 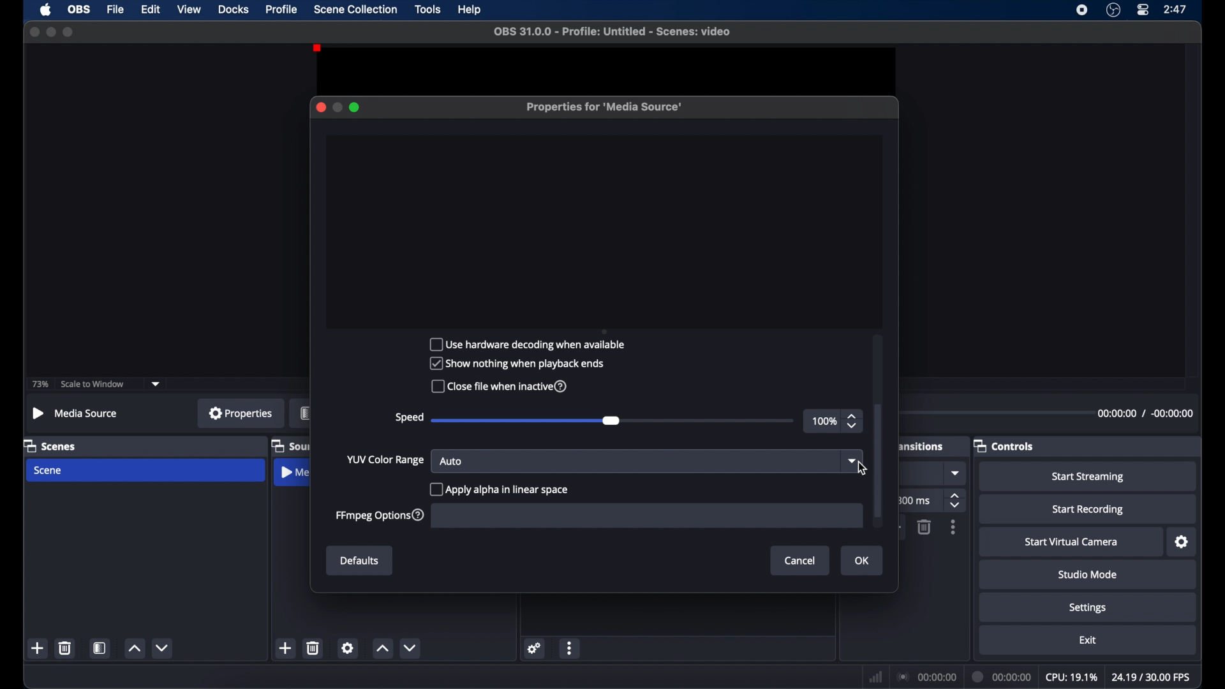 What do you see at coordinates (348, 648) in the screenshot?
I see `settings` at bounding box center [348, 648].